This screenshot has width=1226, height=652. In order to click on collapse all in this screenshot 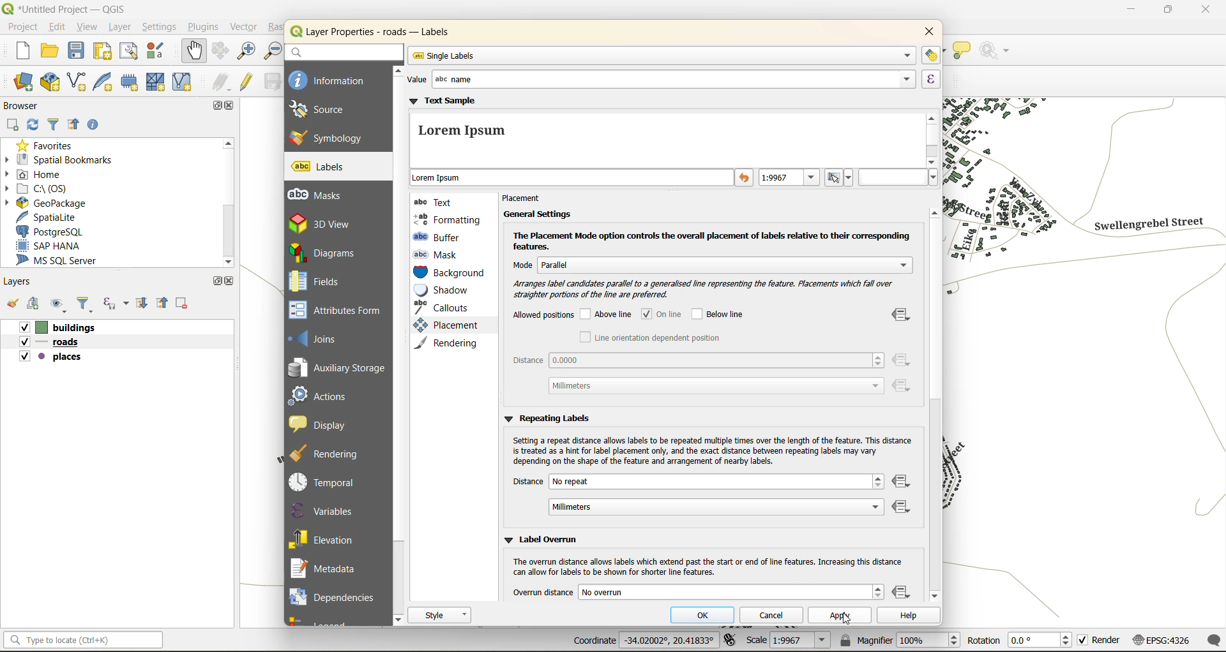, I will do `click(163, 305)`.